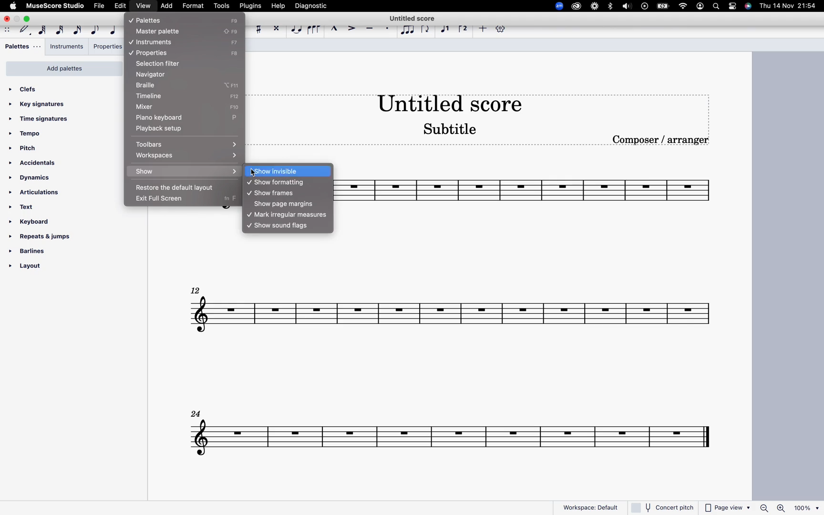 This screenshot has height=515, width=824. Describe the element at coordinates (286, 182) in the screenshot. I see `show formating` at that location.